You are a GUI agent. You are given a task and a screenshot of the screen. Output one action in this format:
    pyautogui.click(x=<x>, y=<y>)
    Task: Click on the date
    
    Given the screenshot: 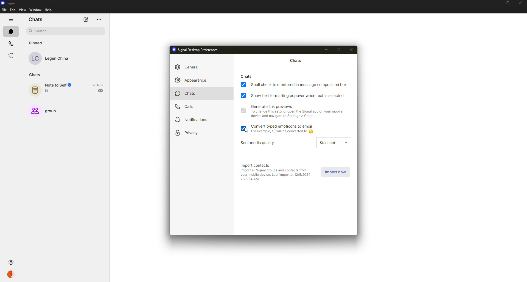 What is the action you would take?
    pyautogui.click(x=98, y=85)
    